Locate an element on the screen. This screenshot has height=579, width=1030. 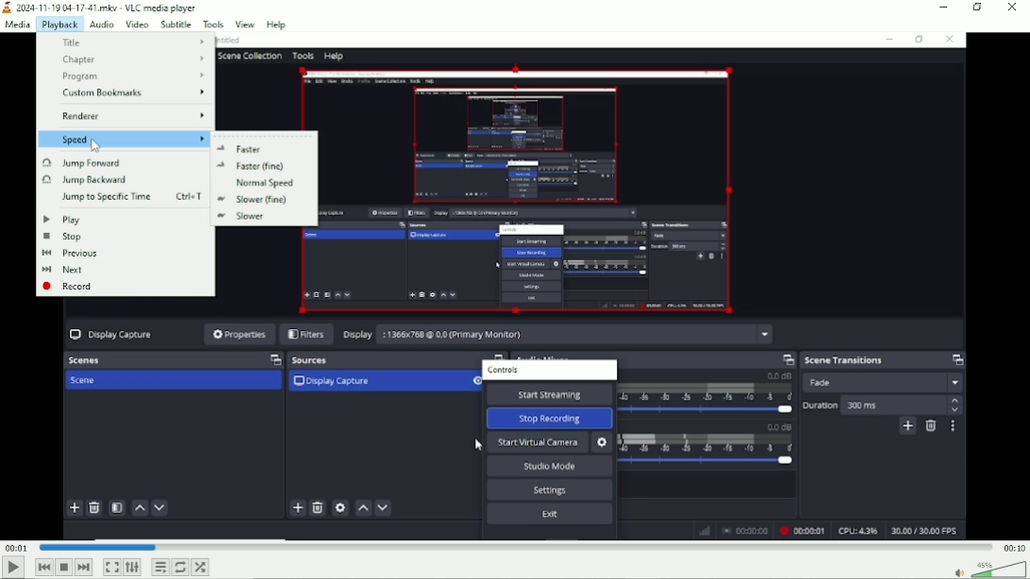
jump to specific time is located at coordinates (125, 196).